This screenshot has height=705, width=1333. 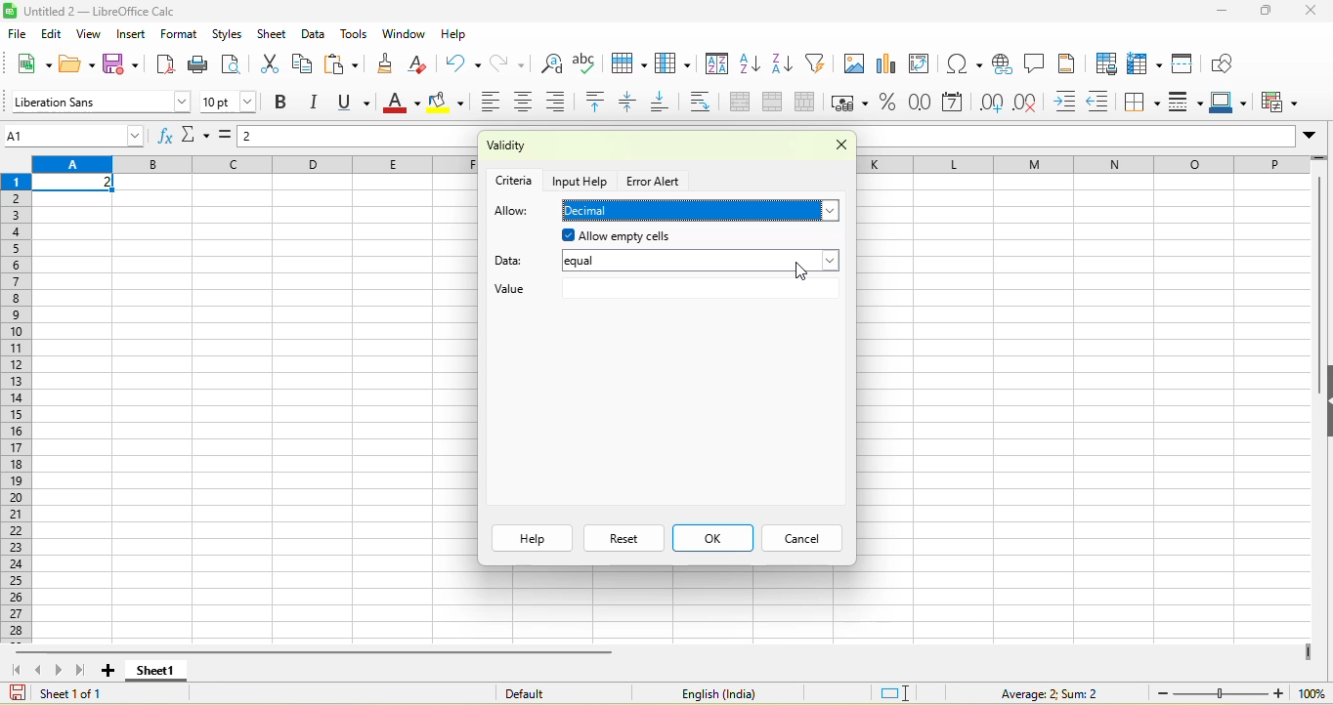 I want to click on more rows, so click(x=1320, y=162).